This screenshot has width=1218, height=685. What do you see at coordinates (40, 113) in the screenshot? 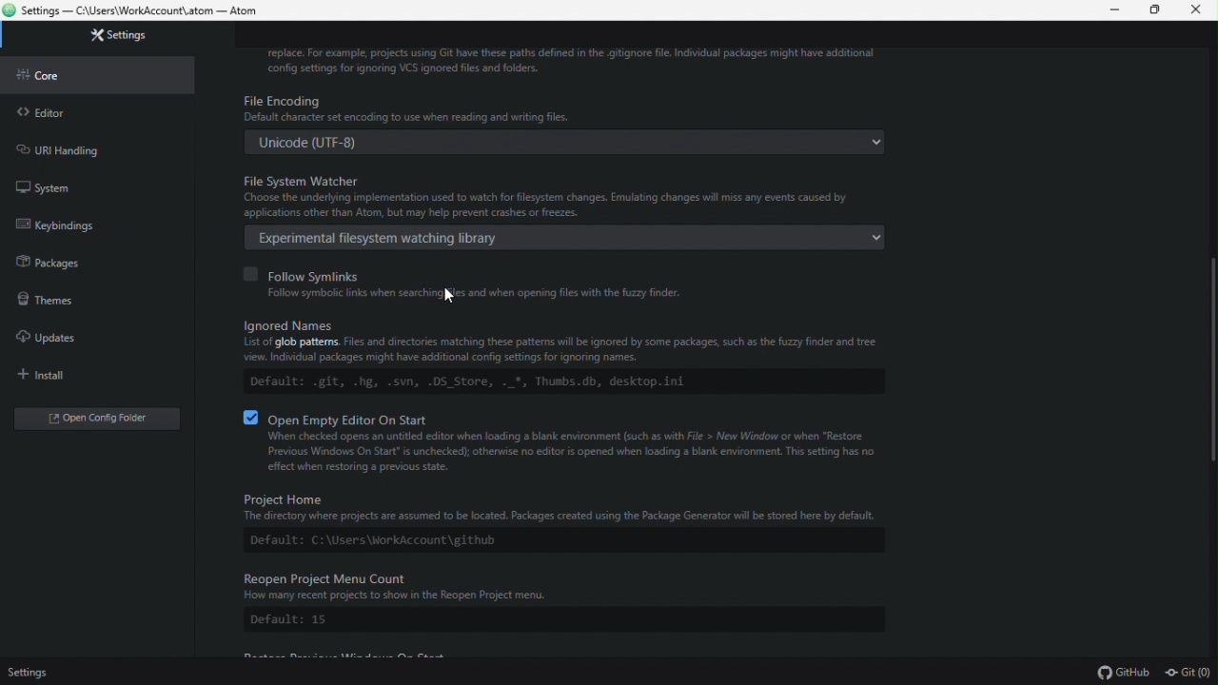
I see `Editor` at bounding box center [40, 113].